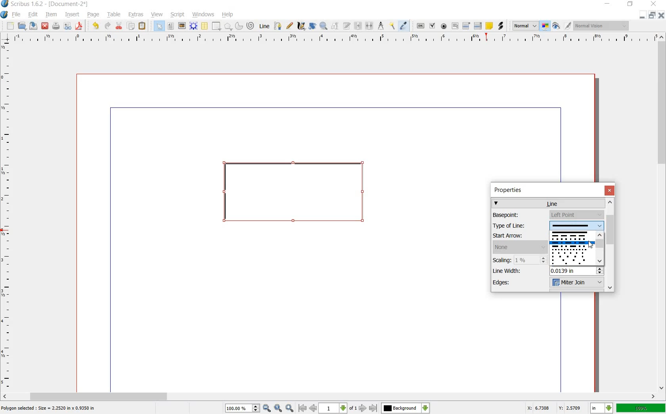  What do you see at coordinates (279, 26) in the screenshot?
I see `BEZIER CURVE` at bounding box center [279, 26].